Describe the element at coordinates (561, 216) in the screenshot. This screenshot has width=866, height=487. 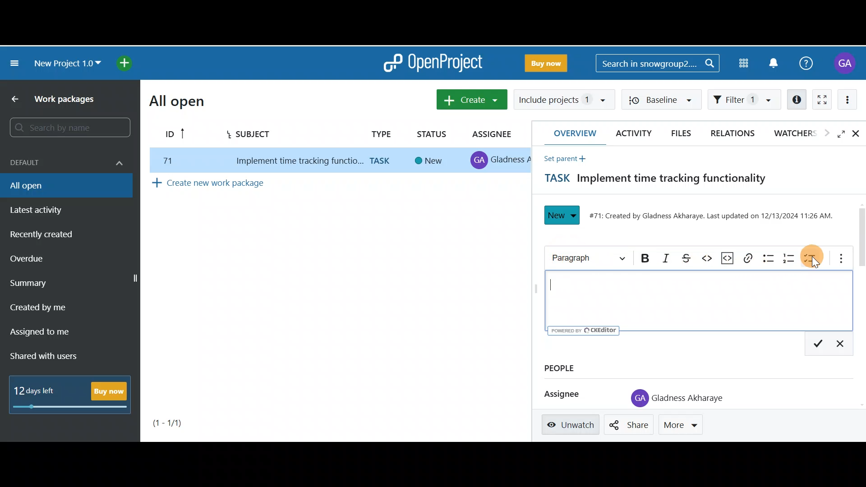
I see `New` at that location.